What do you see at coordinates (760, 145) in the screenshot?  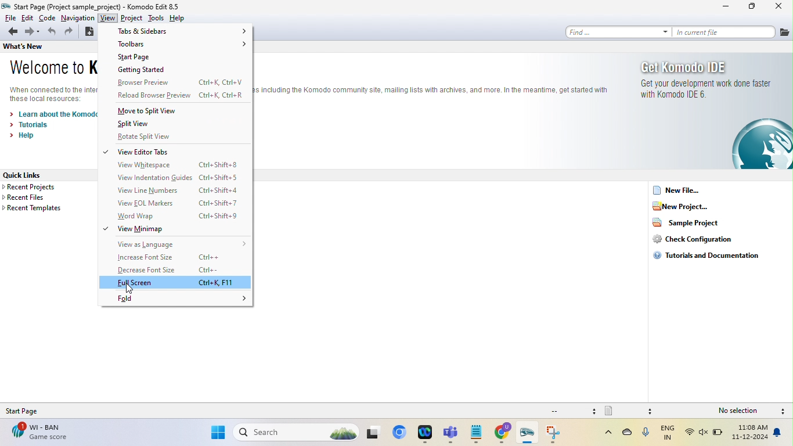 I see `globe icon` at bounding box center [760, 145].